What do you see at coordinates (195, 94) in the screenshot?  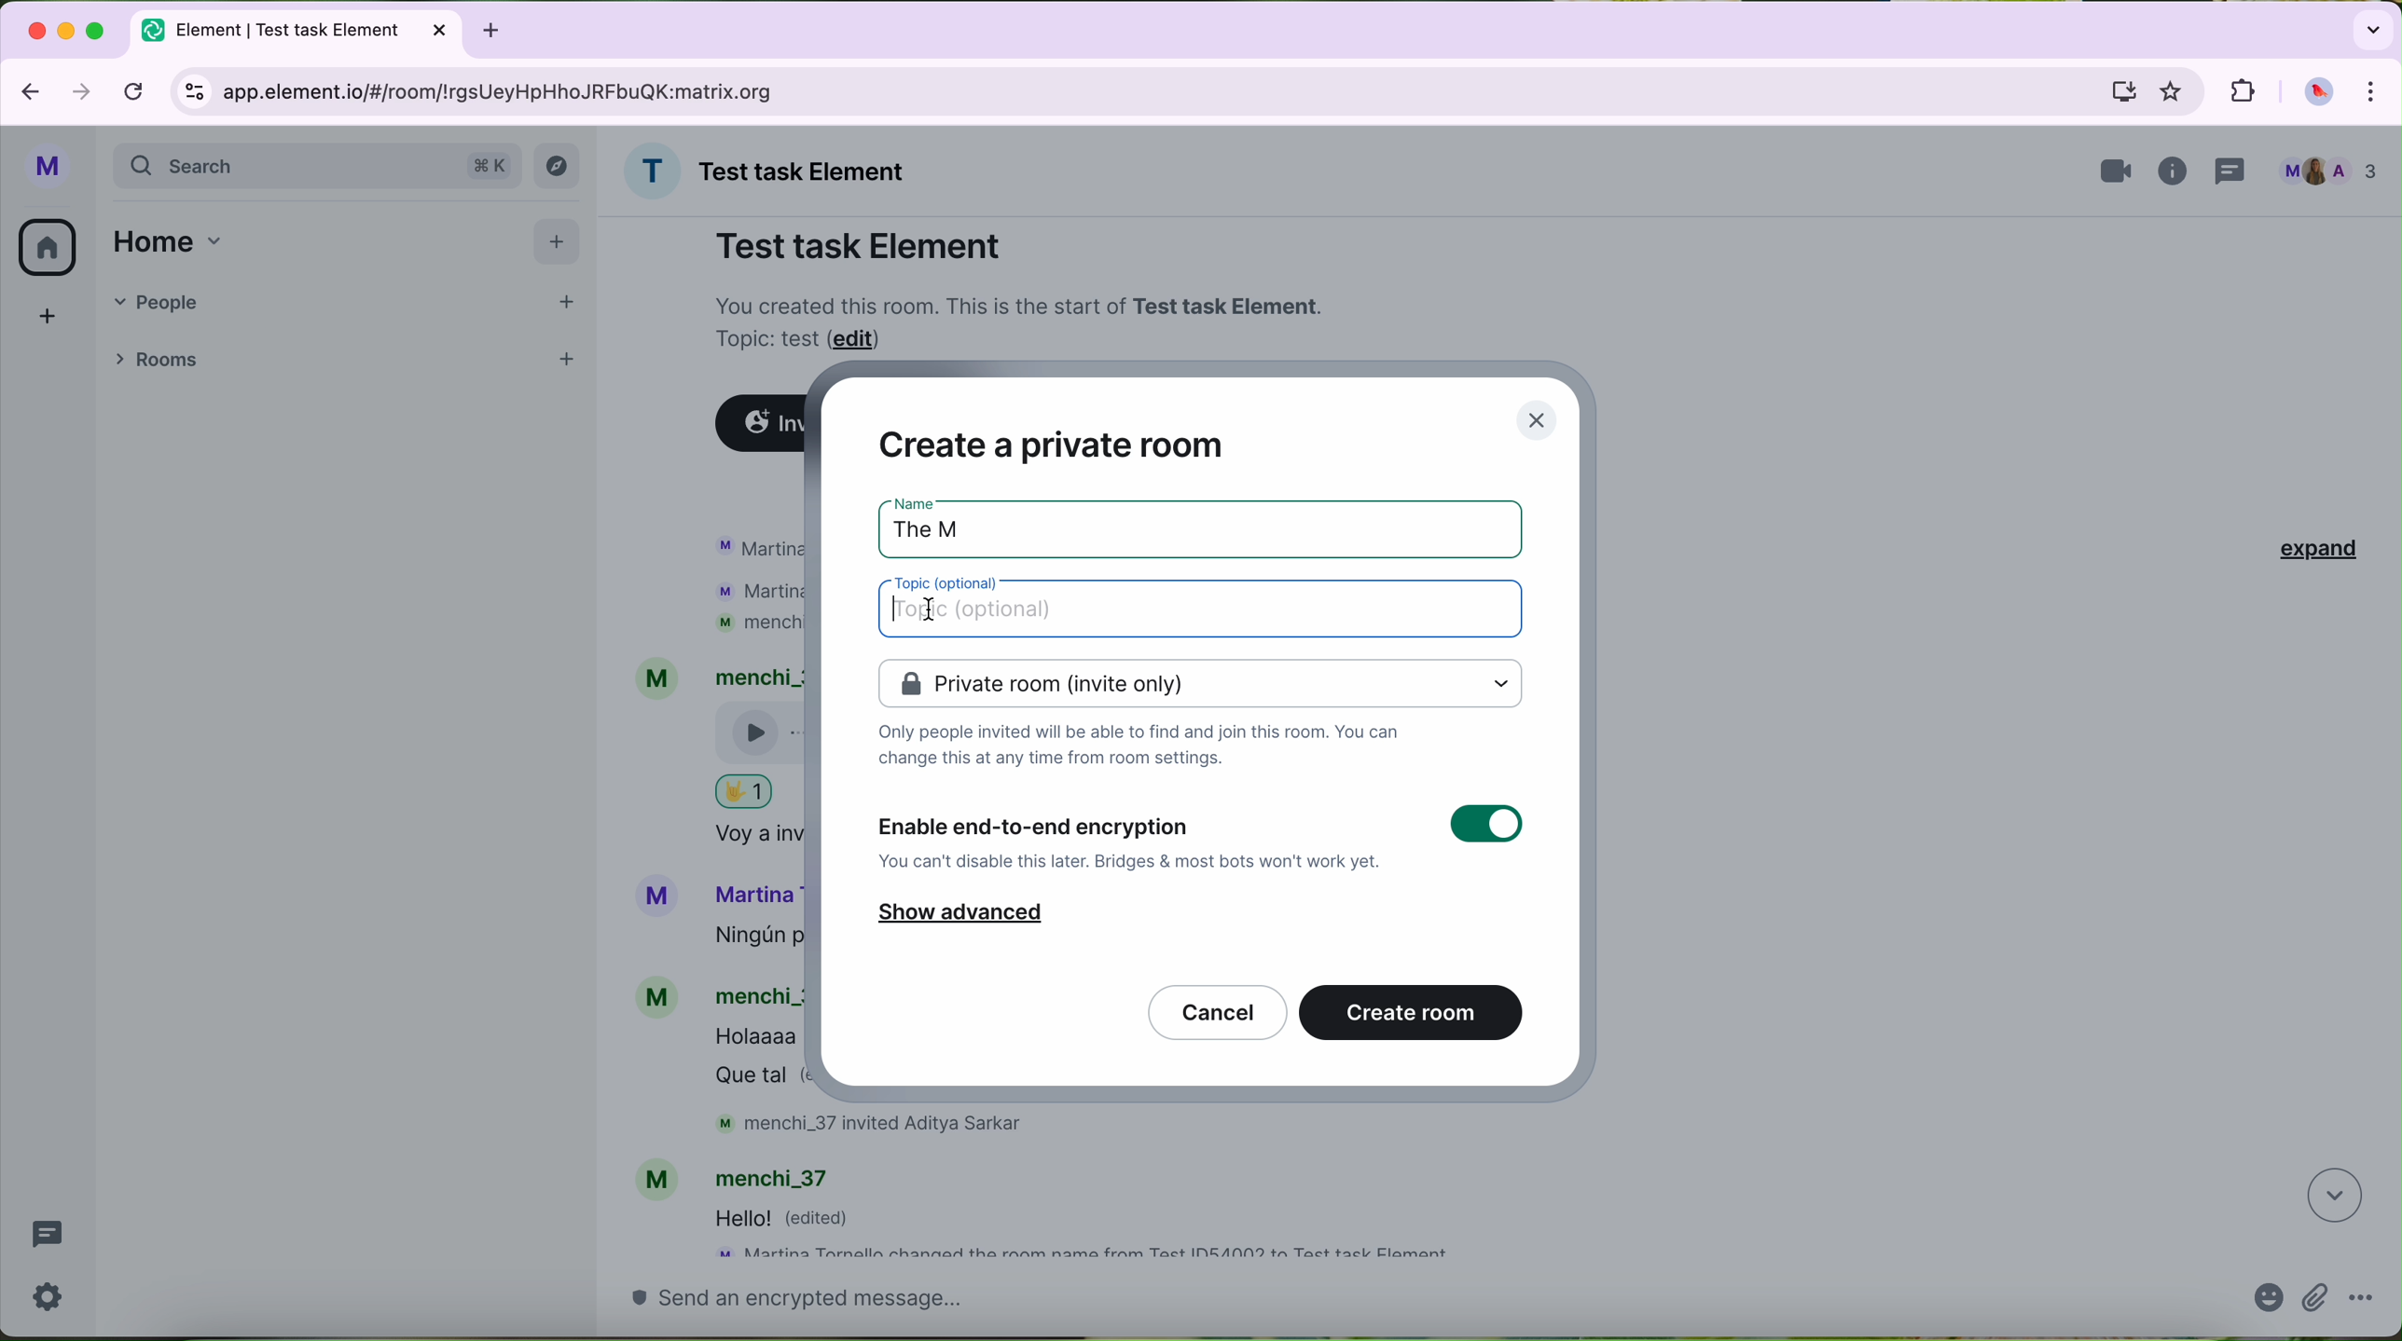 I see `controls` at bounding box center [195, 94].